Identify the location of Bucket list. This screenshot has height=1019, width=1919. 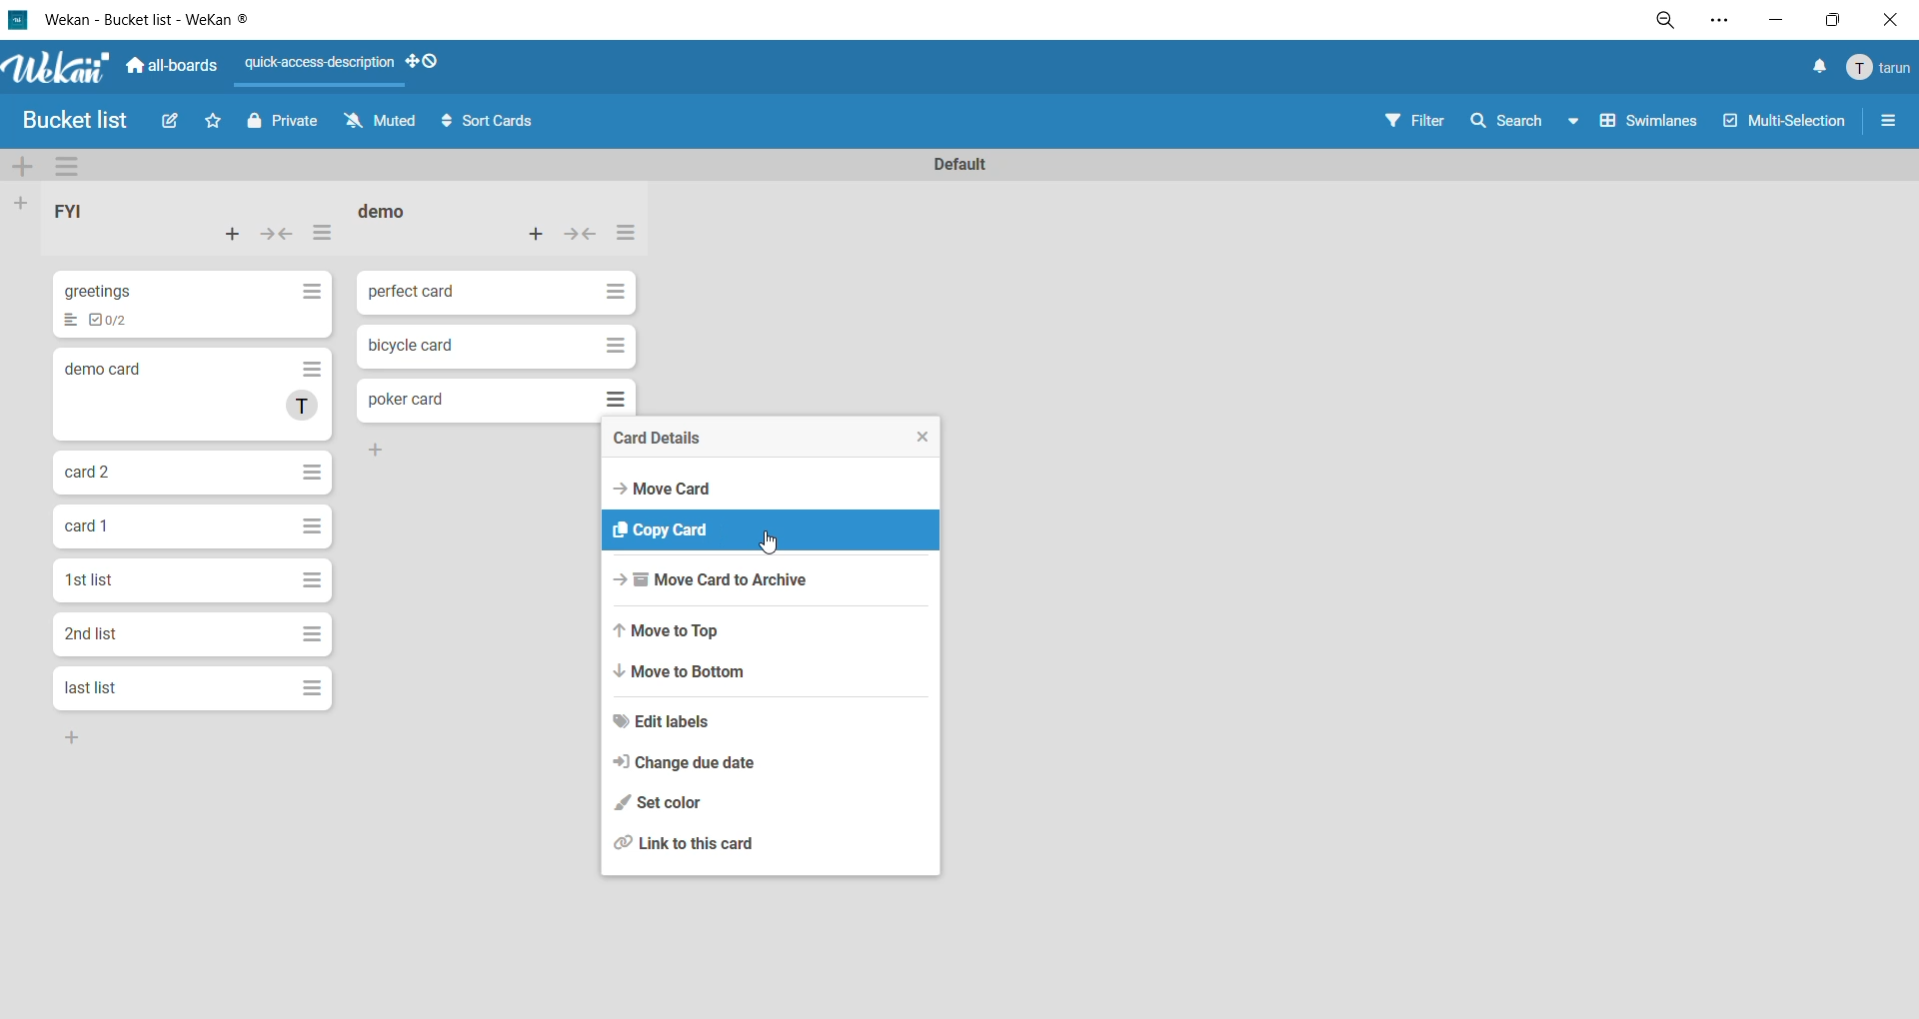
(81, 122).